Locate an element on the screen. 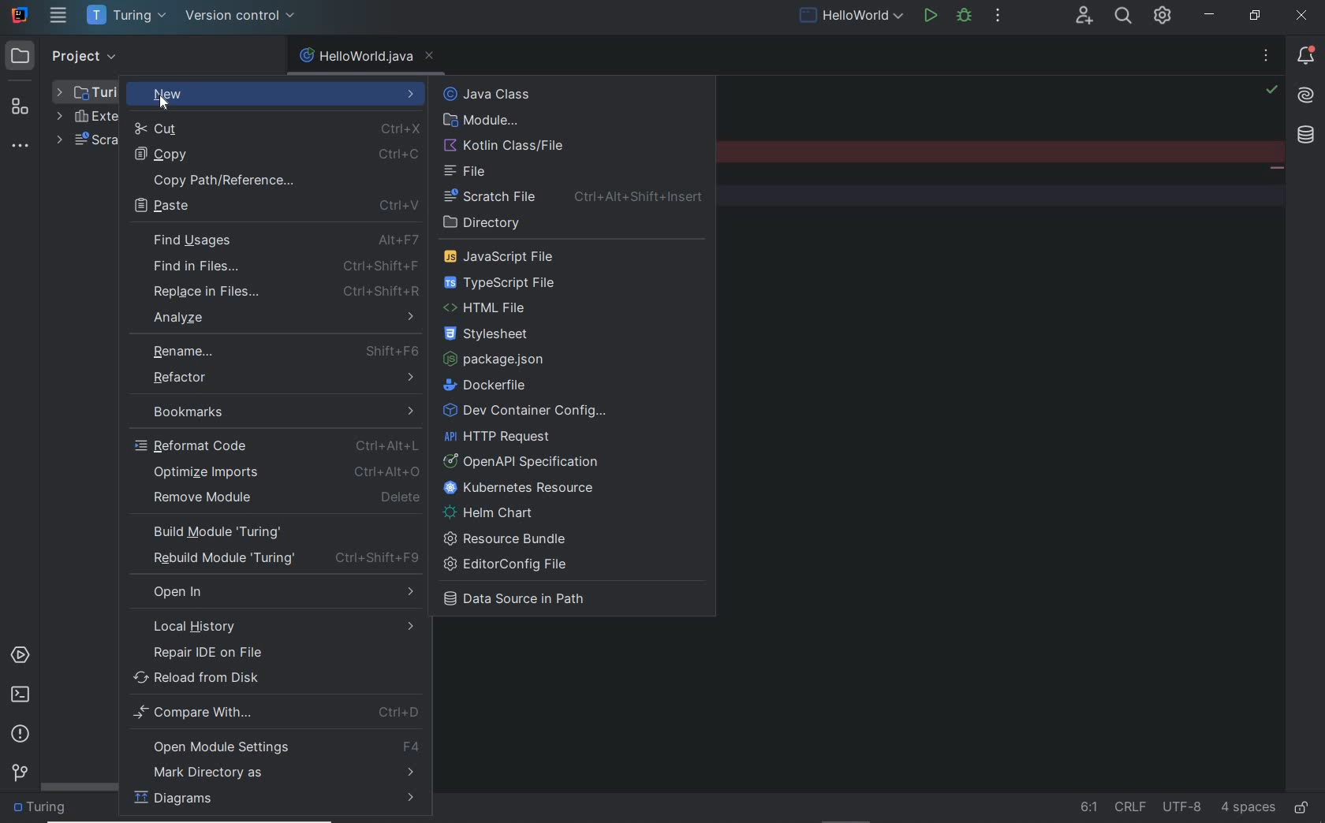 The height and width of the screenshot is (823, 1325). copy is located at coordinates (273, 154).